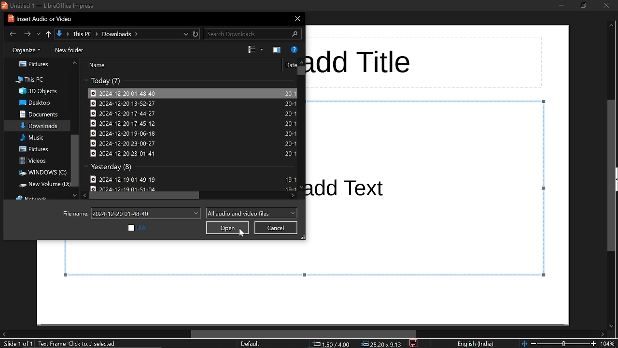 This screenshot has width=618, height=348. What do you see at coordinates (301, 62) in the screenshot?
I see `move up` at bounding box center [301, 62].